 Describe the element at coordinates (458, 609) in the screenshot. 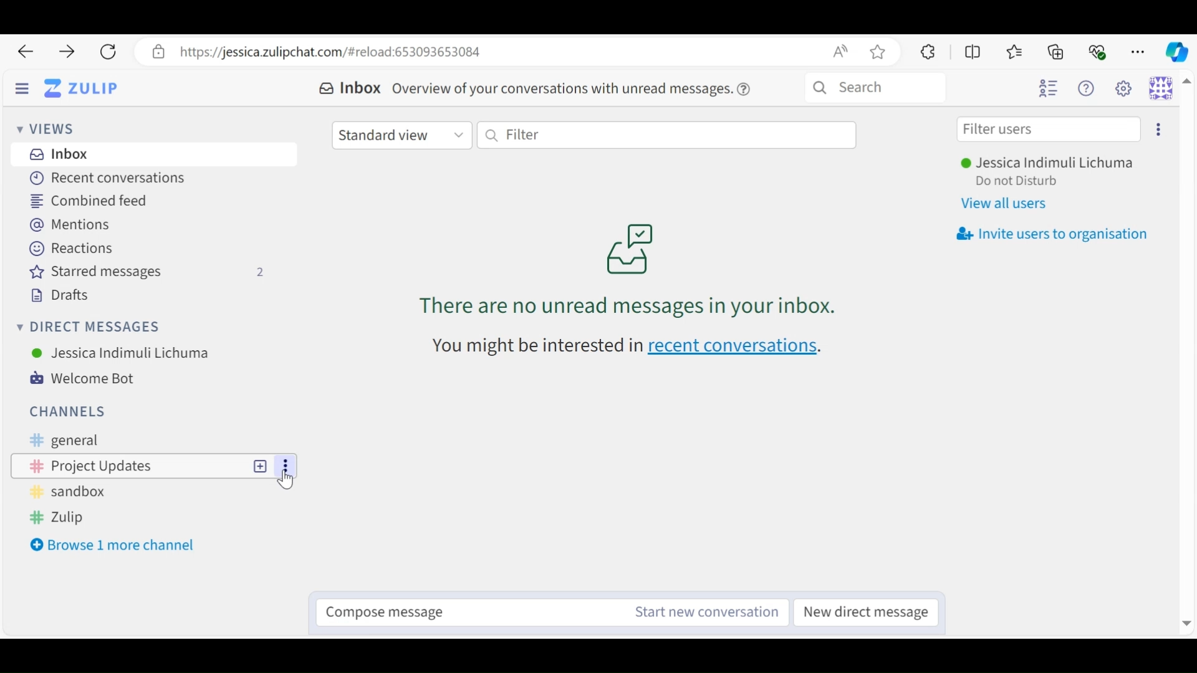

I see `Compose message` at that location.